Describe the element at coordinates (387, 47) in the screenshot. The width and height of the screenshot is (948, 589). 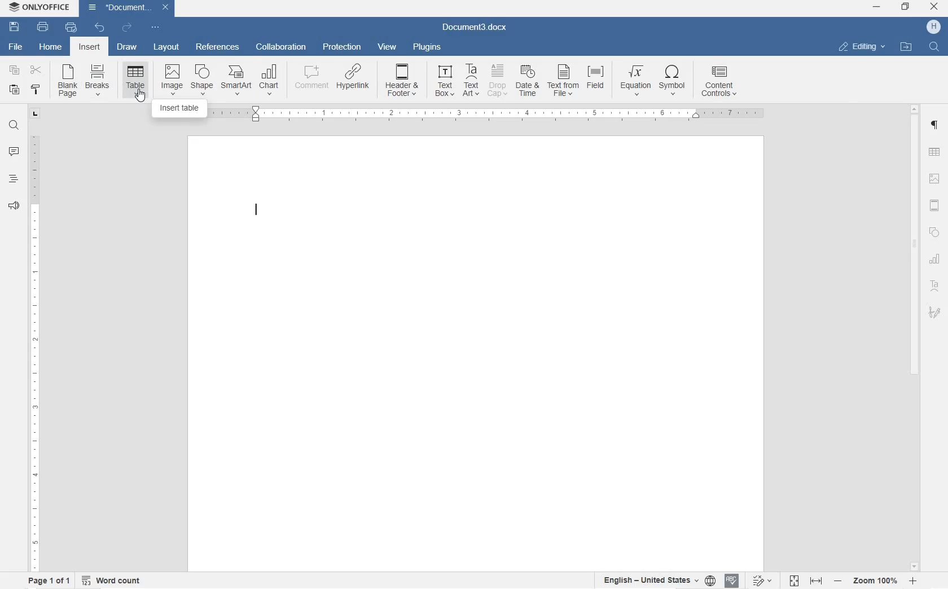
I see `VIEW` at that location.